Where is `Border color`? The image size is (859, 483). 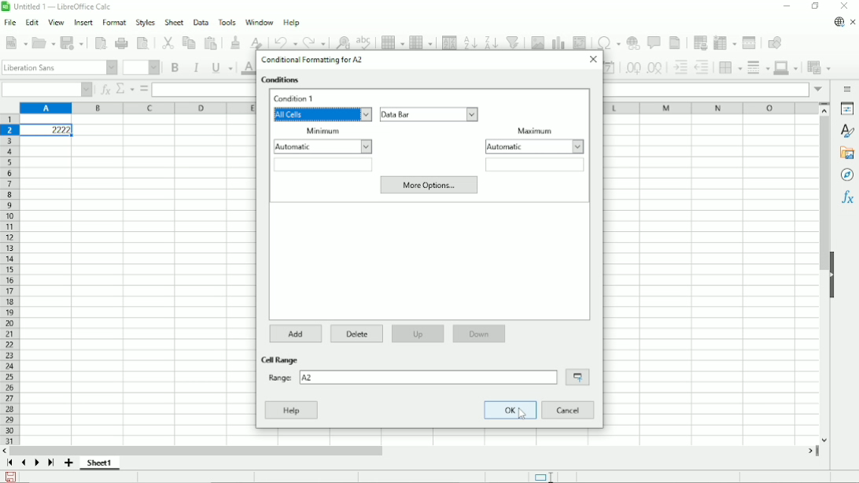 Border color is located at coordinates (787, 68).